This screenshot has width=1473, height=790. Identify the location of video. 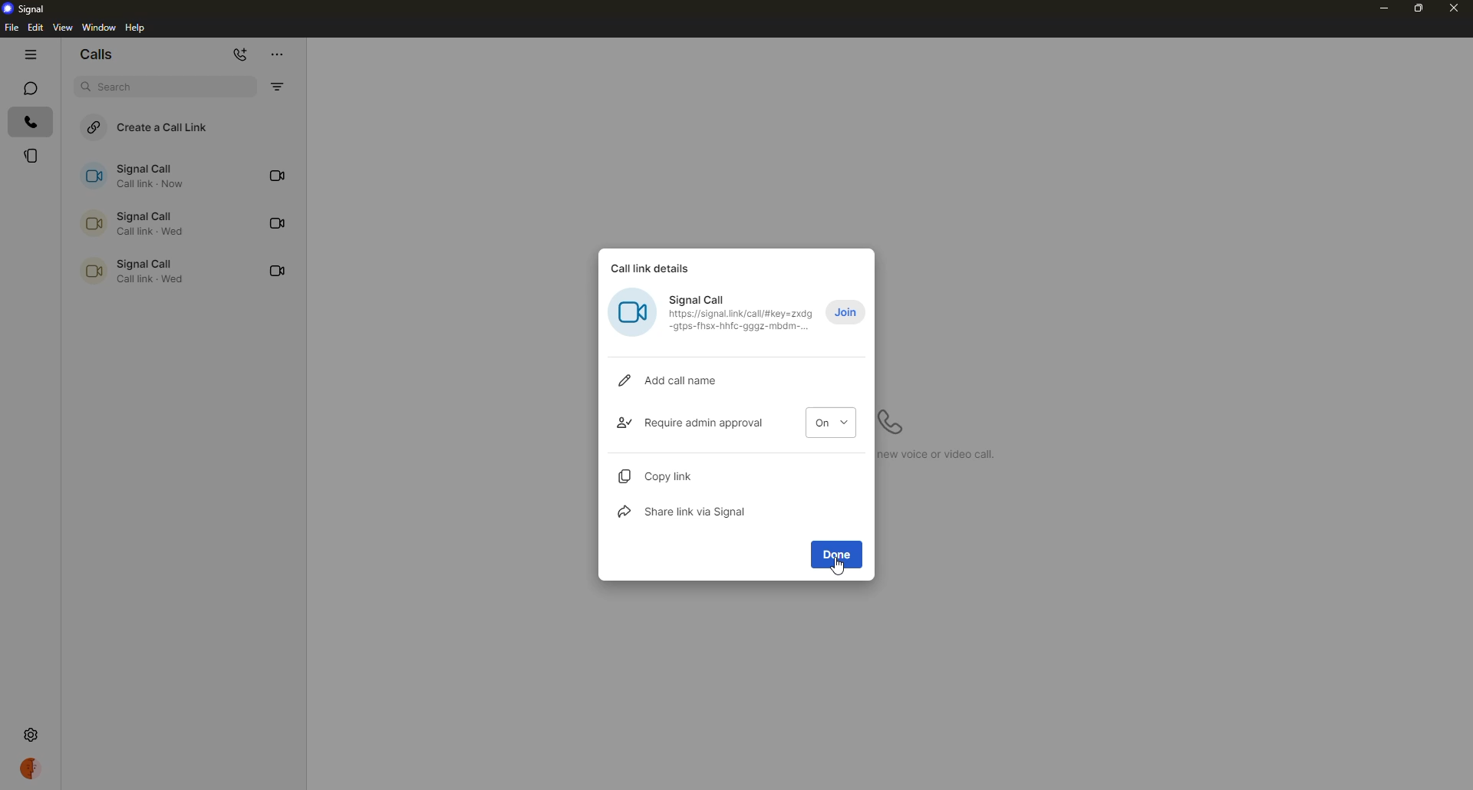
(278, 223).